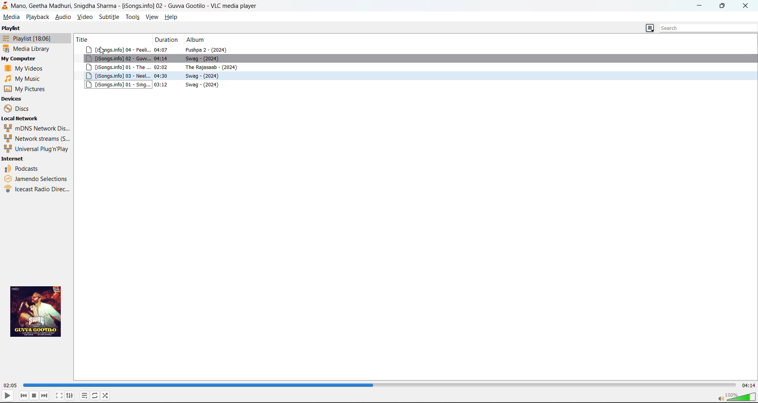 This screenshot has height=403, width=758. What do you see at coordinates (418, 50) in the screenshot?
I see `song` at bounding box center [418, 50].